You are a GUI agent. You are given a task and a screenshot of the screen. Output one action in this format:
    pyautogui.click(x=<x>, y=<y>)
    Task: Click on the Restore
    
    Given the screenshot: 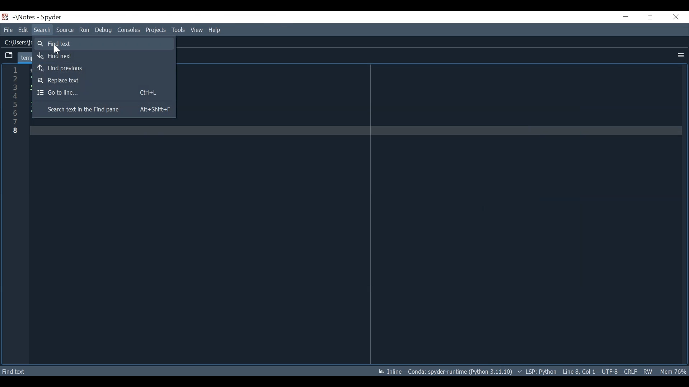 What is the action you would take?
    pyautogui.click(x=651, y=16)
    